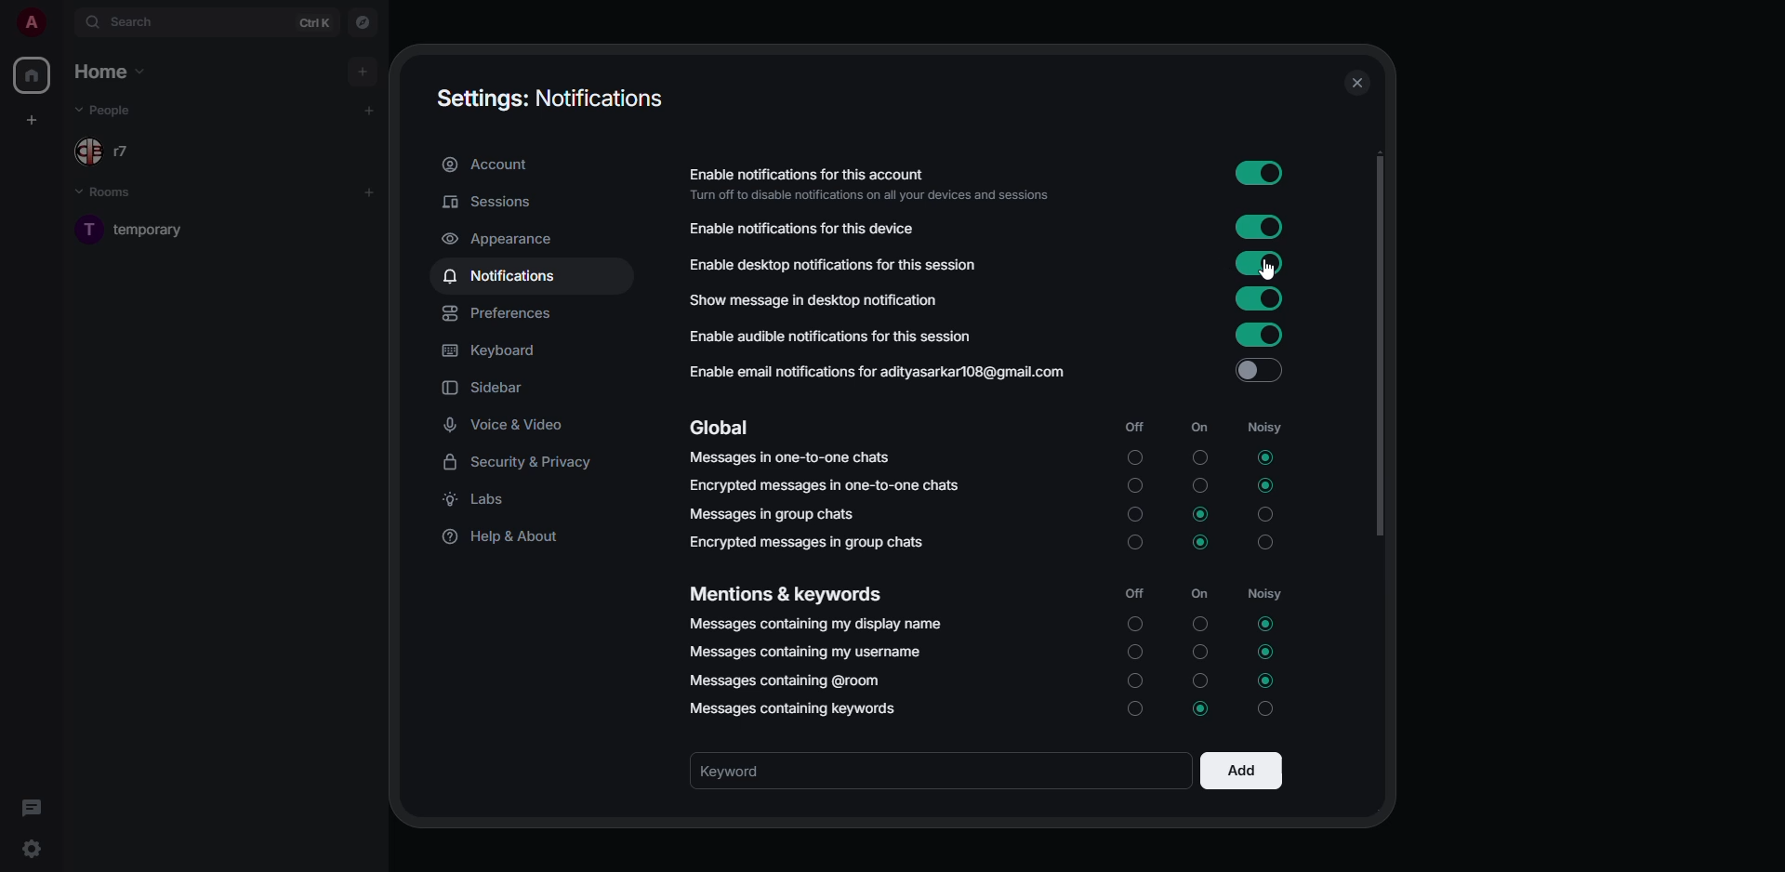  I want to click on voice & video, so click(508, 426).